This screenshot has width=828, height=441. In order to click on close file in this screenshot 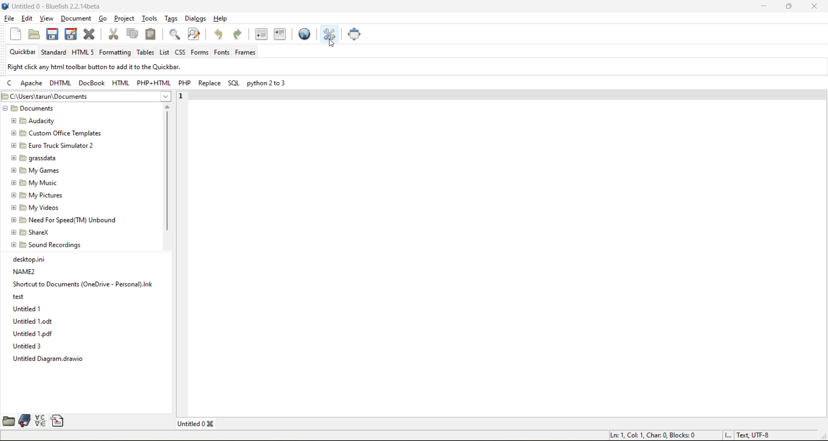, I will do `click(90, 35)`.